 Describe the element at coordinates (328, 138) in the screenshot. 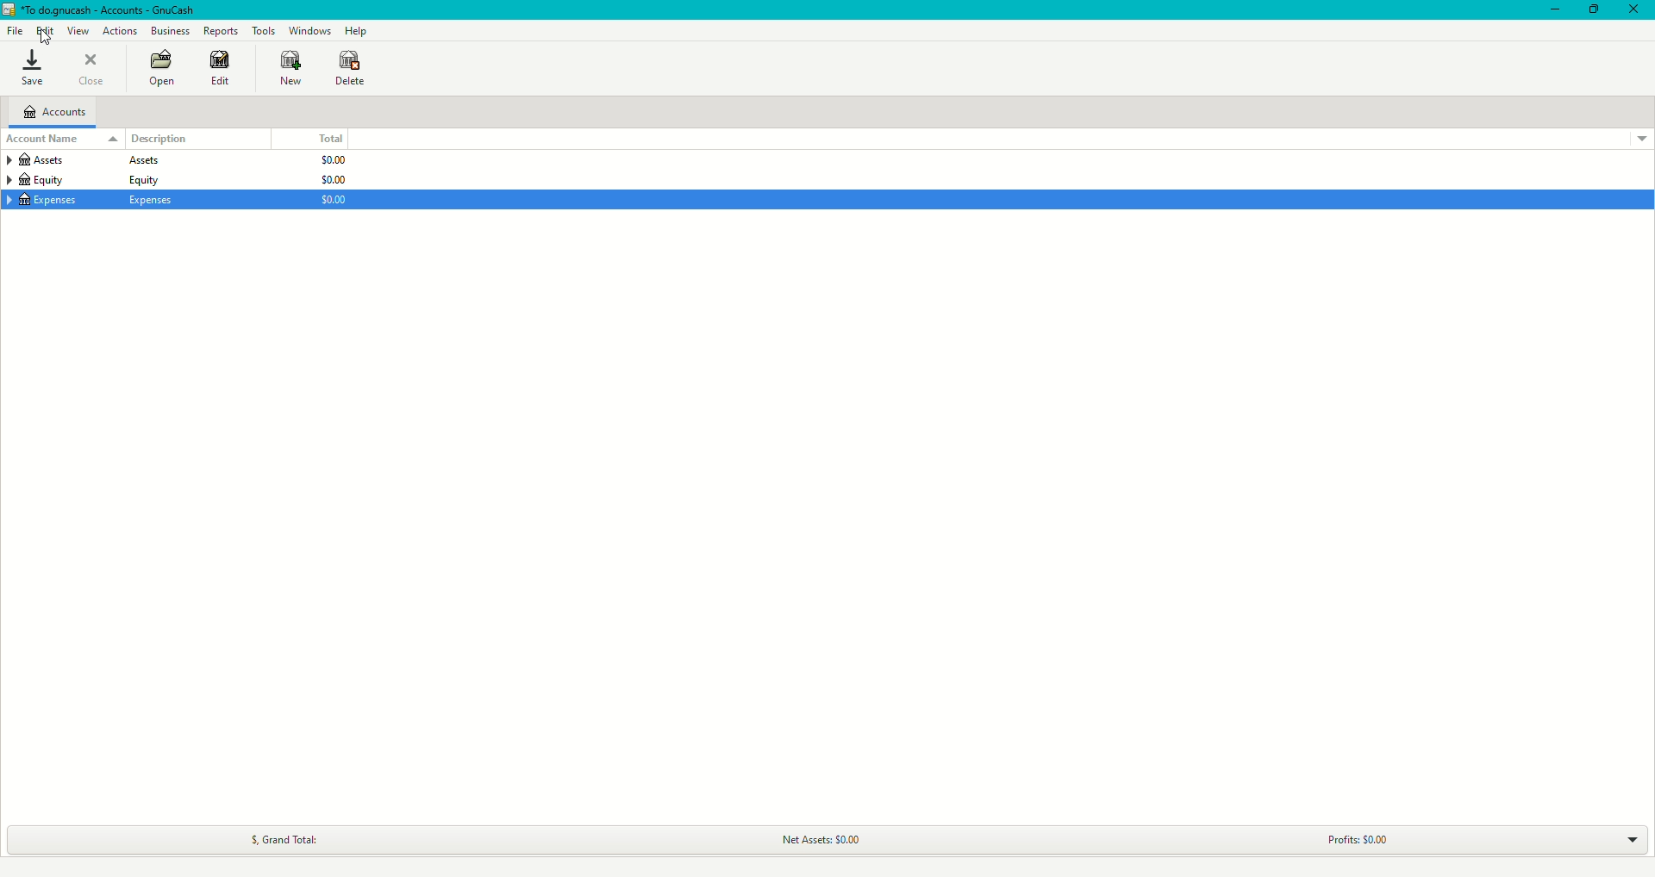

I see `Total` at that location.